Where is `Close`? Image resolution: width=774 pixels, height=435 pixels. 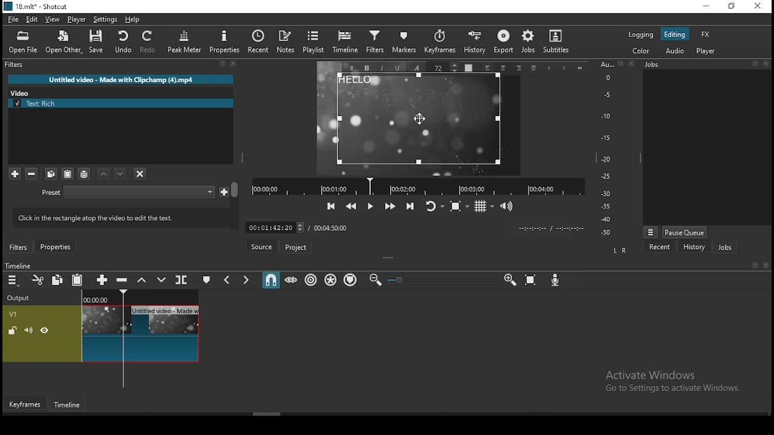
Close is located at coordinates (234, 63).